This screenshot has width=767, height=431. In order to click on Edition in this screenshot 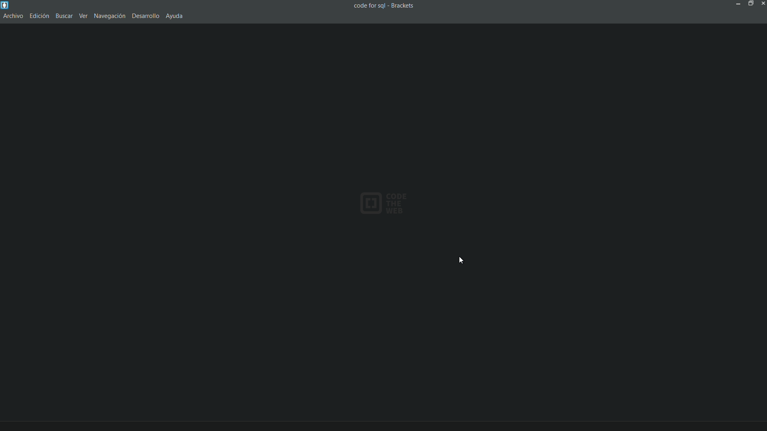, I will do `click(40, 16)`.